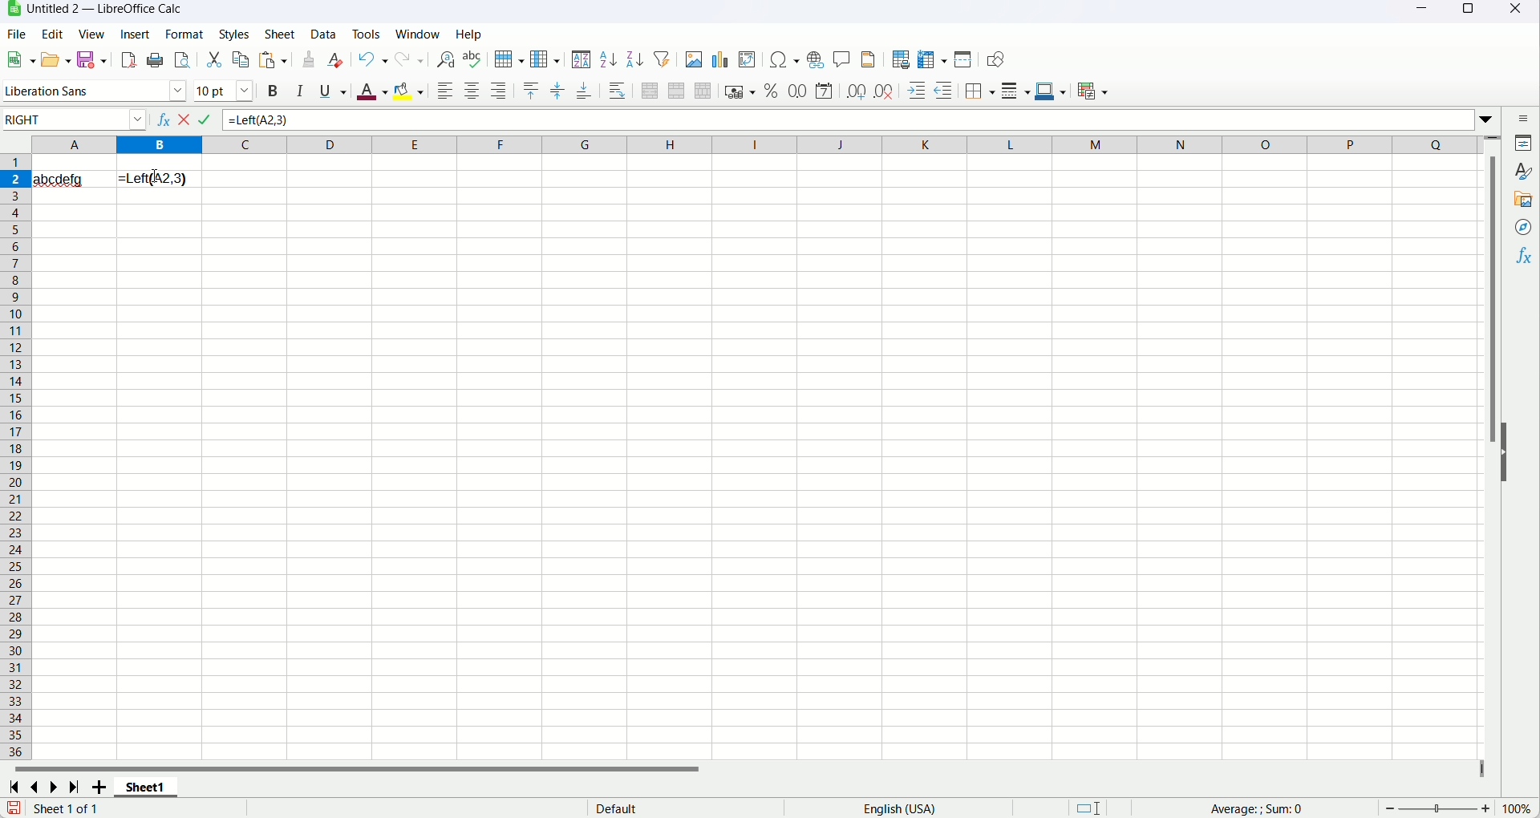 The height and width of the screenshot is (818, 1540). Describe the element at coordinates (582, 60) in the screenshot. I see `sort` at that location.